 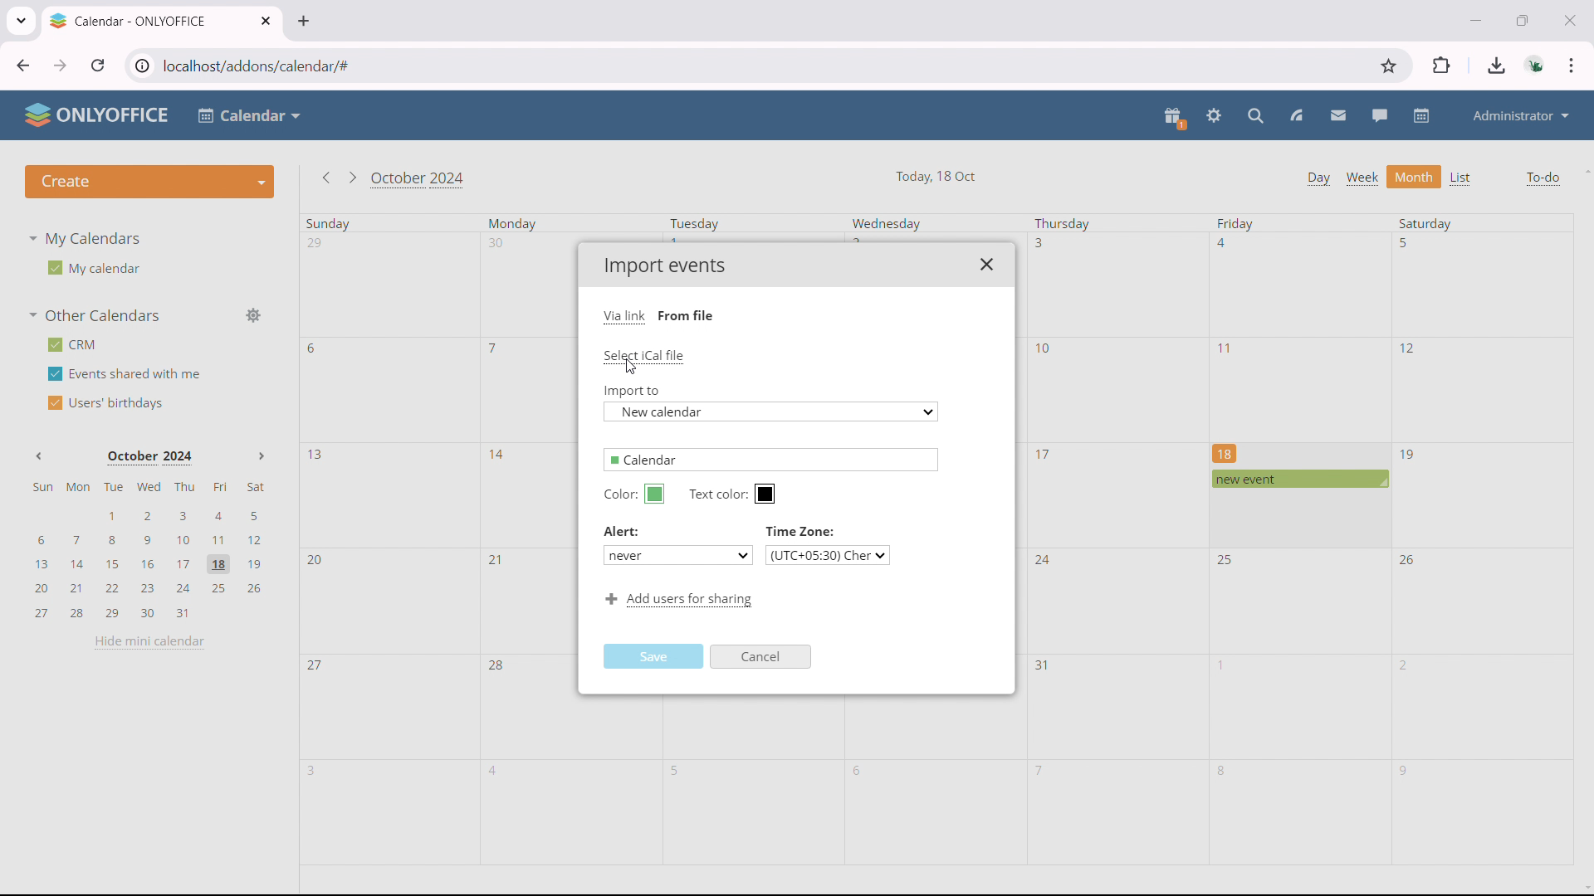 What do you see at coordinates (1403, 772) in the screenshot?
I see `9` at bounding box center [1403, 772].